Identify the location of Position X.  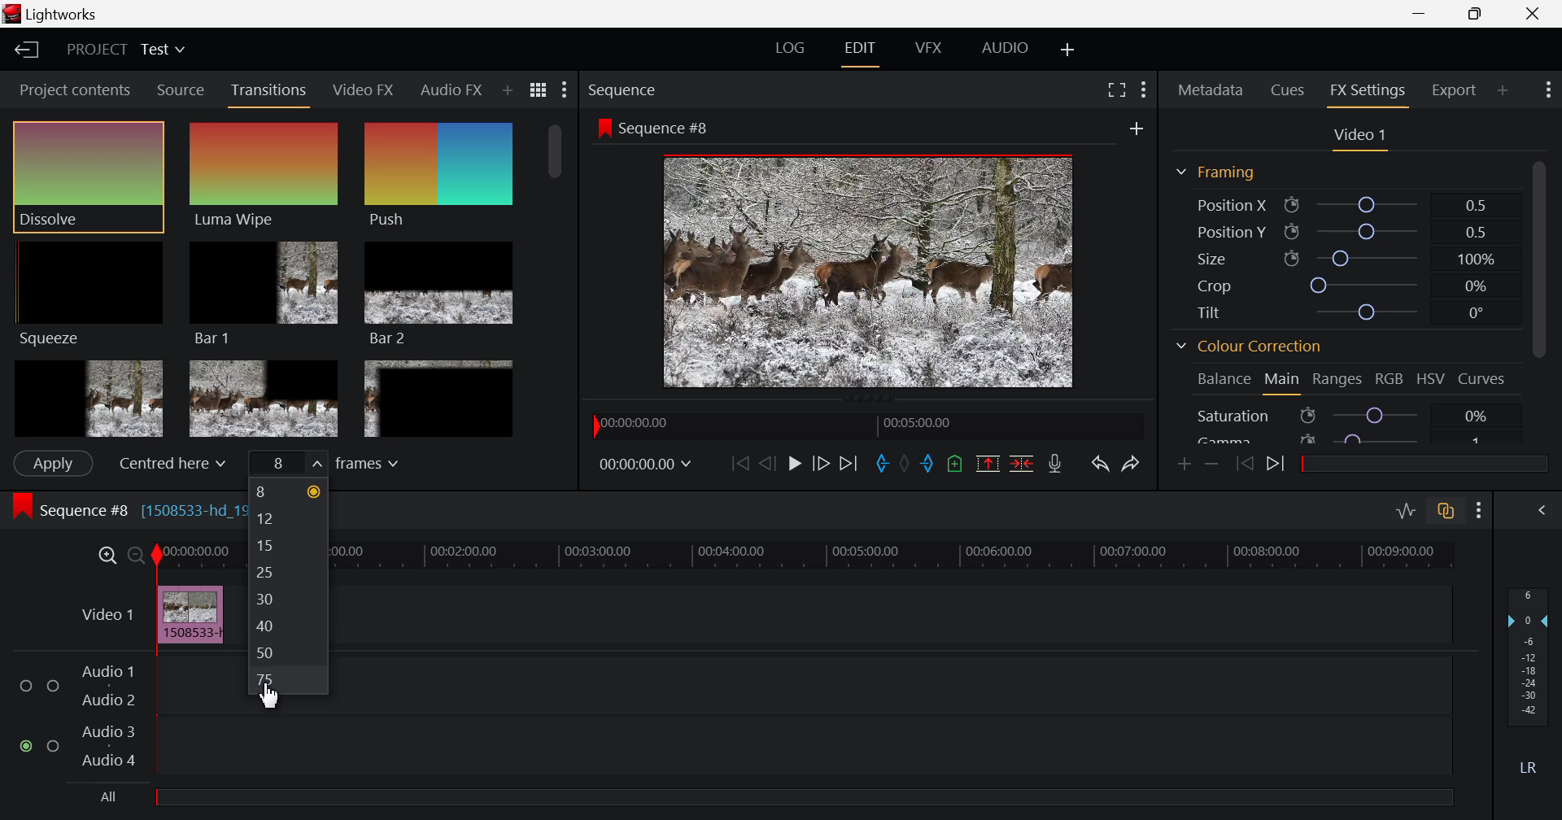
(1342, 204).